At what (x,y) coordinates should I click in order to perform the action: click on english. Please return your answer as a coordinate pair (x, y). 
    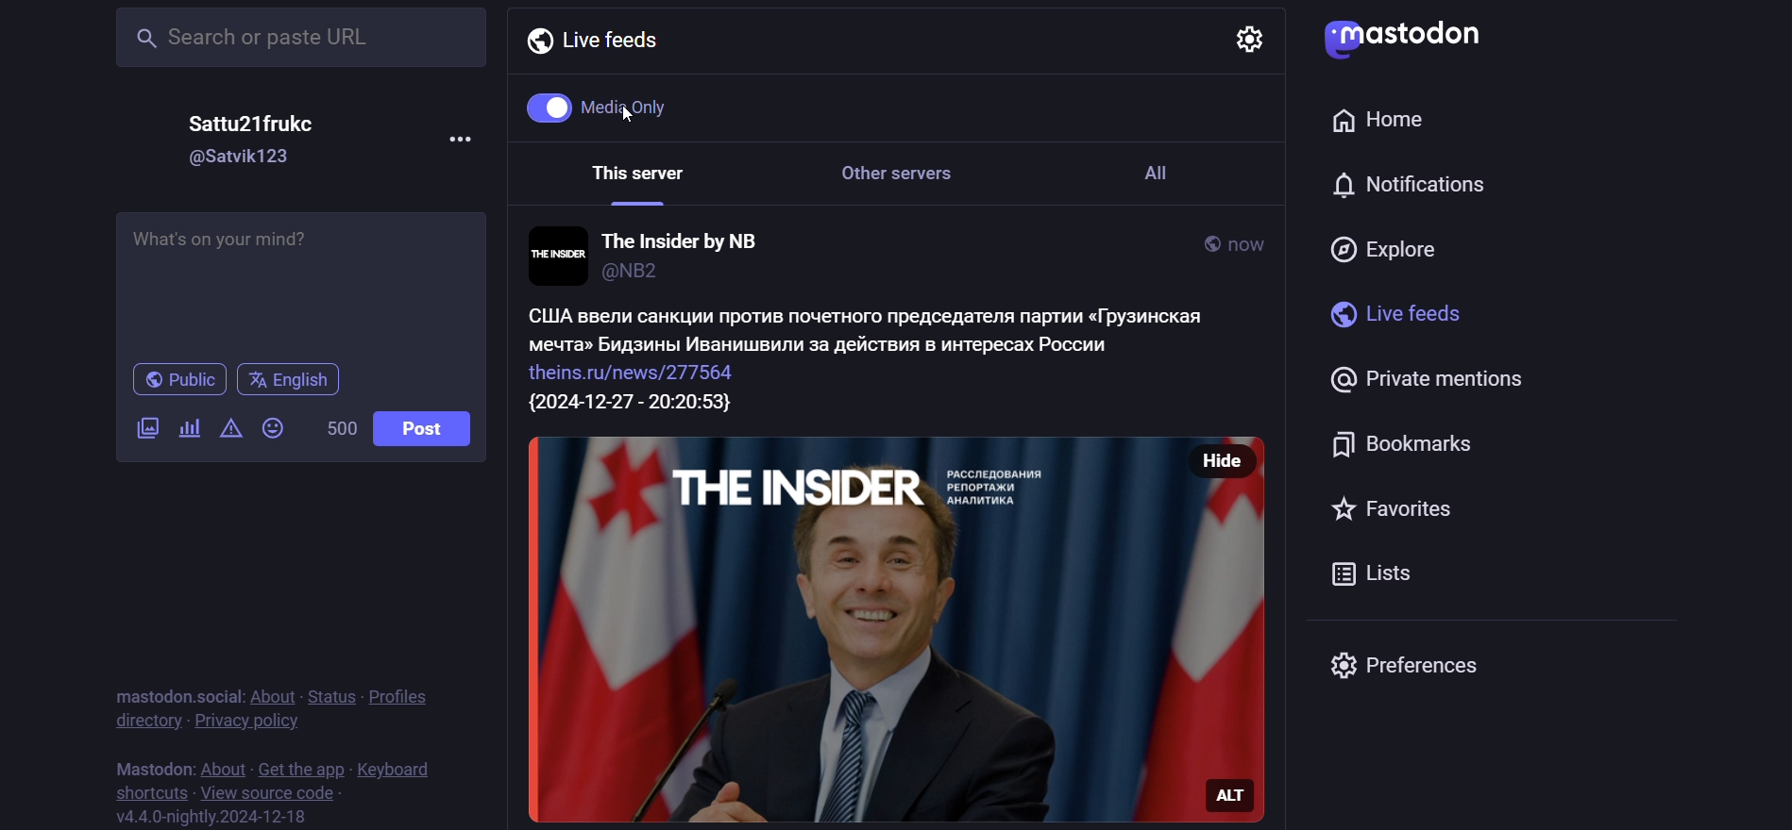
    Looking at the image, I should click on (294, 381).